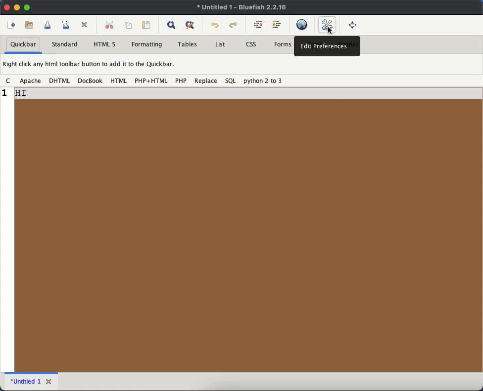 The width and height of the screenshot is (483, 391). Describe the element at coordinates (48, 25) in the screenshot. I see `save current file` at that location.